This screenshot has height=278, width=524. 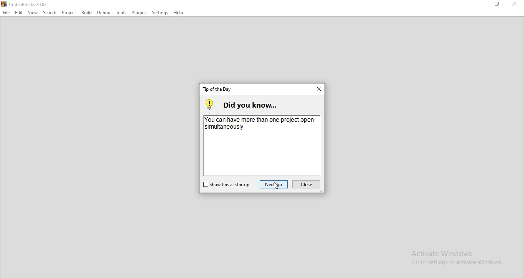 I want to click on Minimise, so click(x=479, y=5).